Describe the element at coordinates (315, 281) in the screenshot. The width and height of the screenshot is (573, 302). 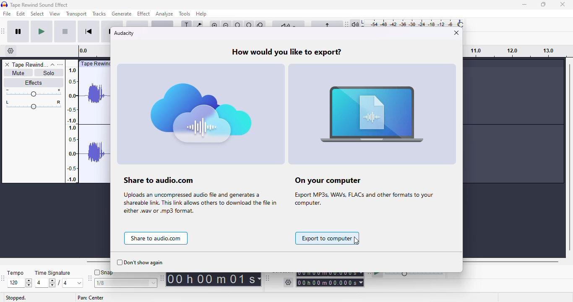
I see `audacity selection toolbar` at that location.